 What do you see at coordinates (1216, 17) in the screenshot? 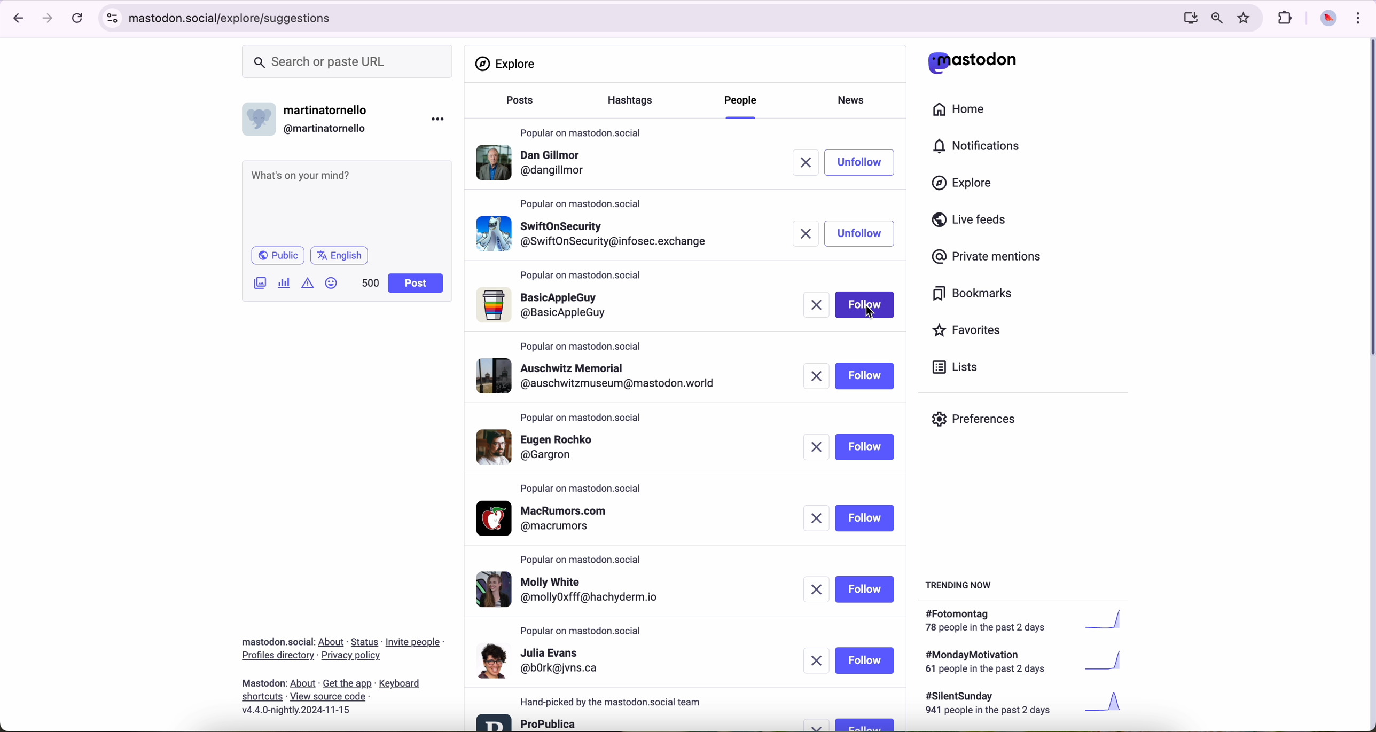
I see `zoom out` at bounding box center [1216, 17].